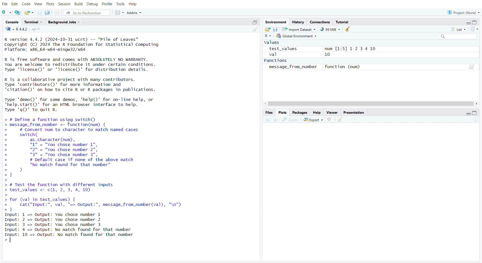  What do you see at coordinates (299, 30) in the screenshot?
I see `Import dataset` at bounding box center [299, 30].